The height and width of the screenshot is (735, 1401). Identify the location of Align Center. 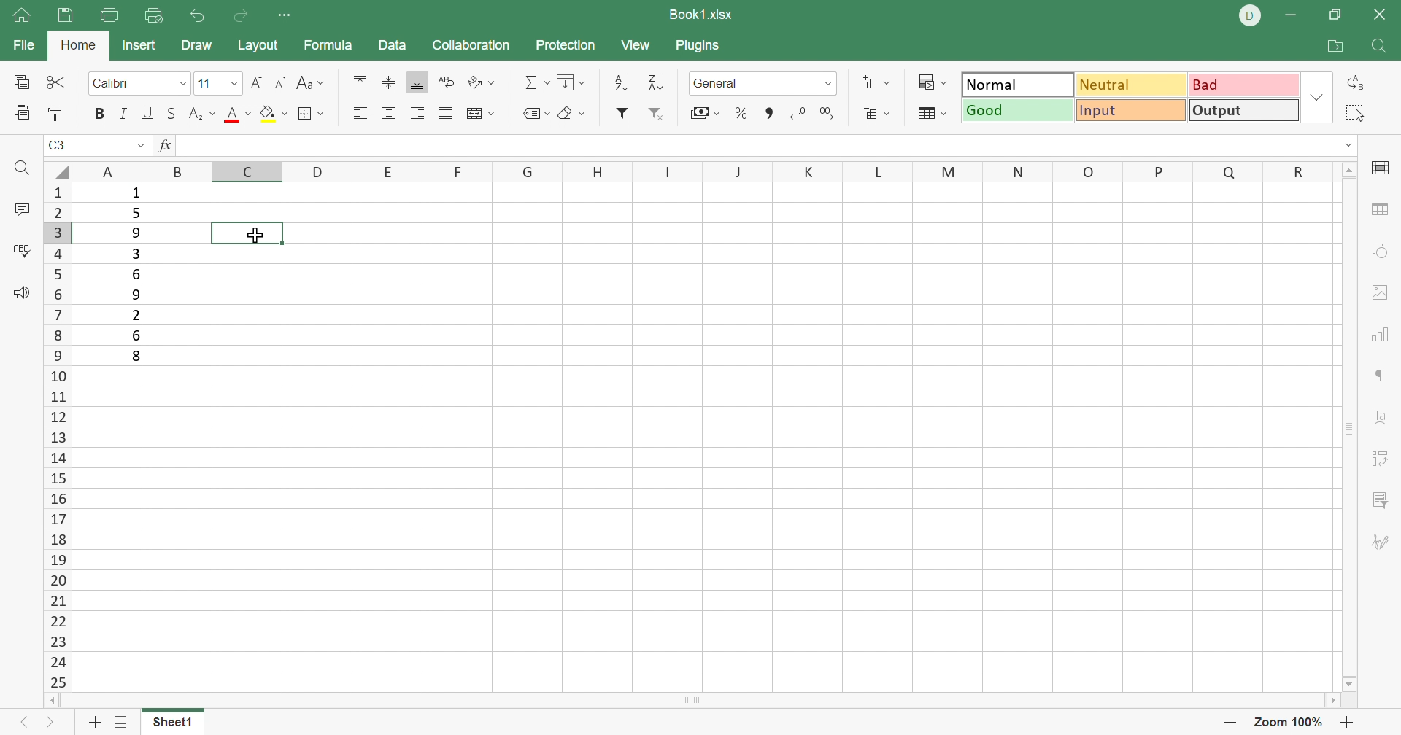
(390, 114).